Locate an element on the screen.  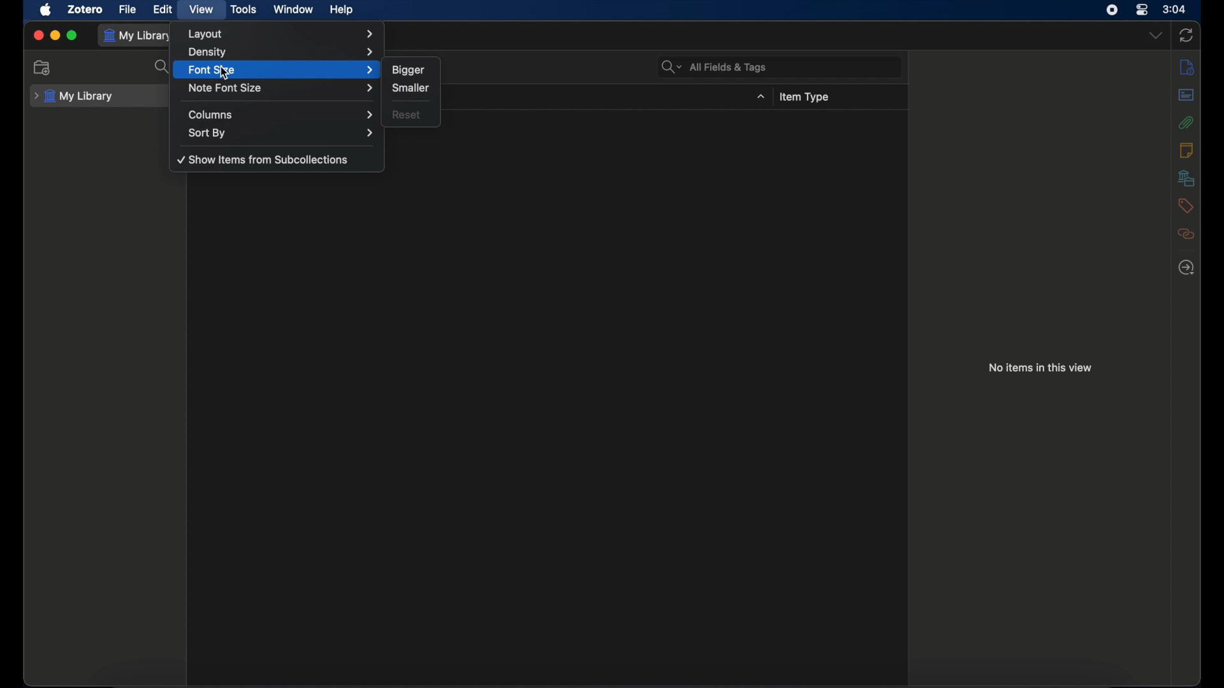
font size is located at coordinates (280, 70).